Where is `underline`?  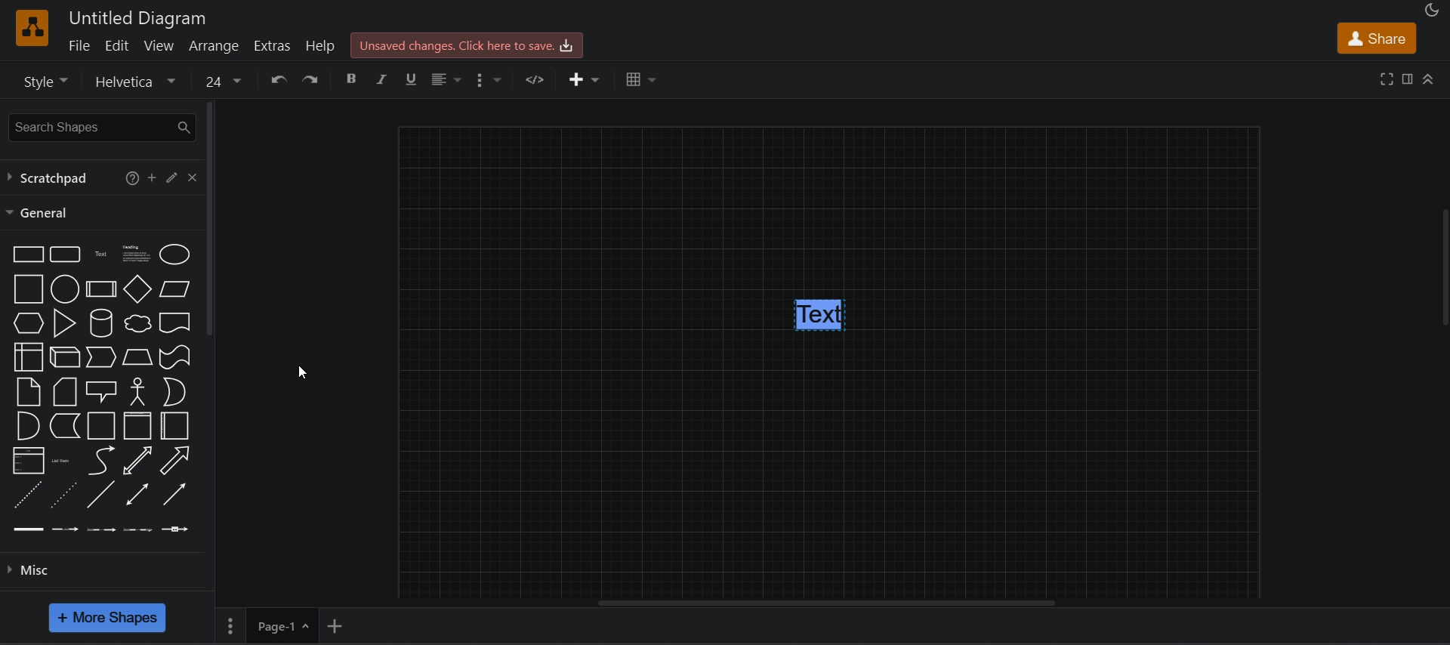
underline is located at coordinates (413, 81).